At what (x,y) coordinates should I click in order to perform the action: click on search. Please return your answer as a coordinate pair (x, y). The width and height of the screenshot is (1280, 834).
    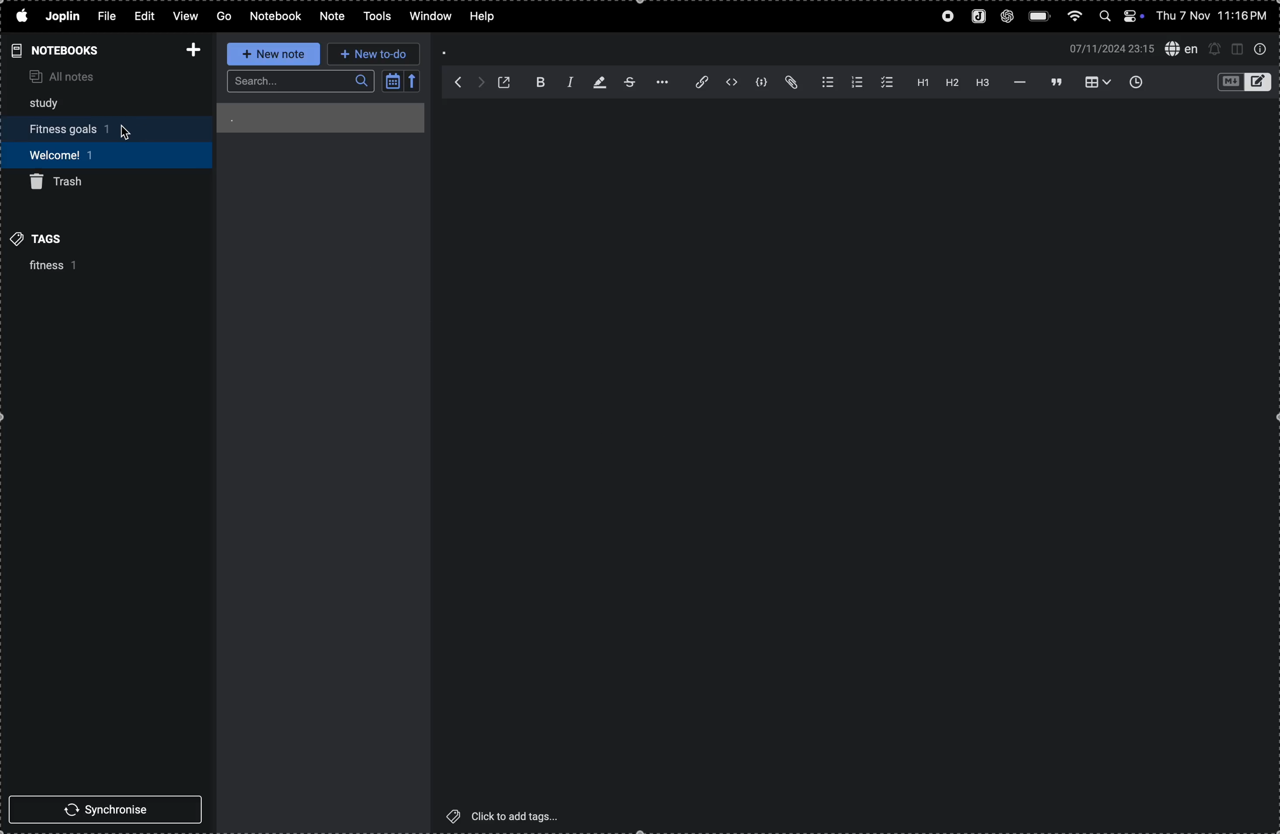
    Looking at the image, I should click on (300, 82).